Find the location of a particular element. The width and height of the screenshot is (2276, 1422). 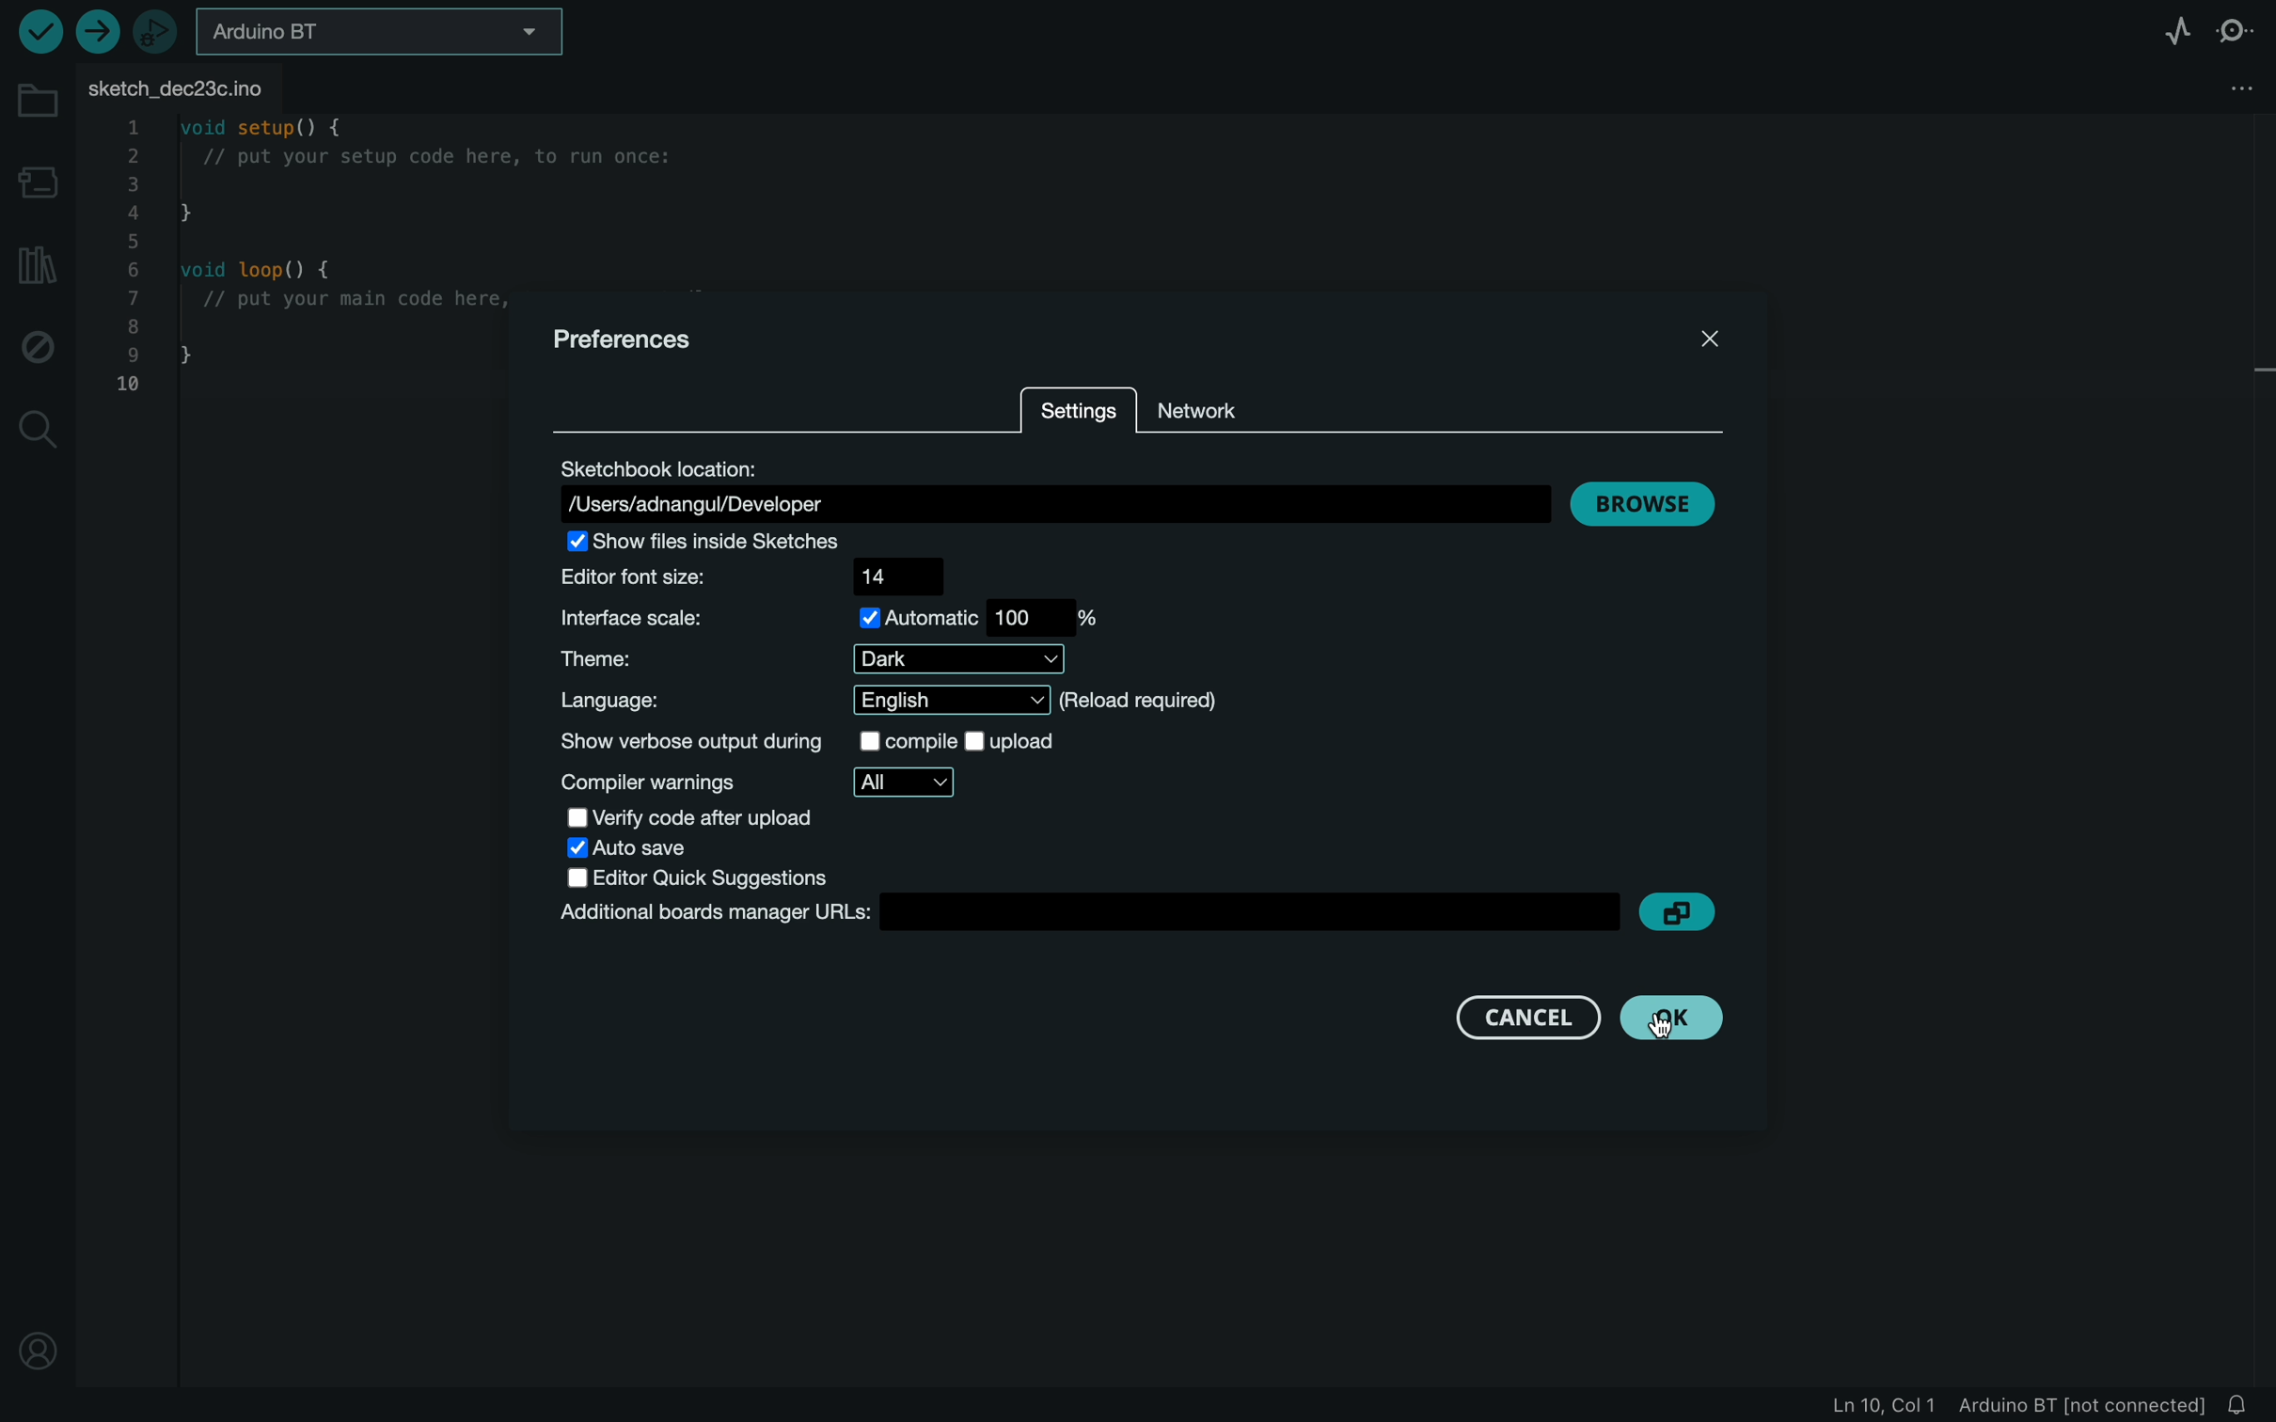

14 is located at coordinates (893, 575).